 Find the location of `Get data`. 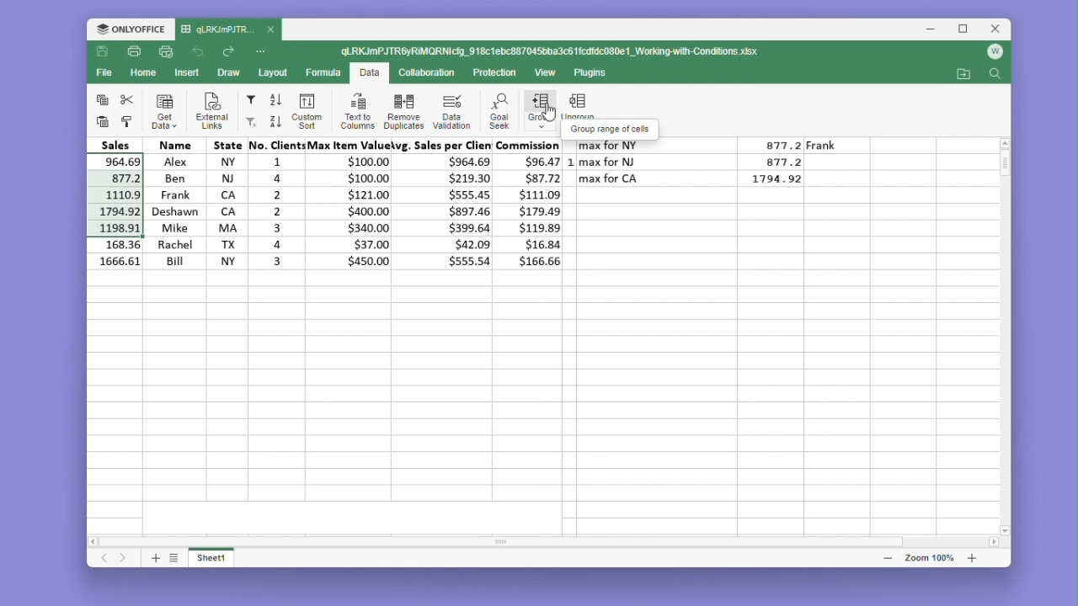

Get data is located at coordinates (165, 111).